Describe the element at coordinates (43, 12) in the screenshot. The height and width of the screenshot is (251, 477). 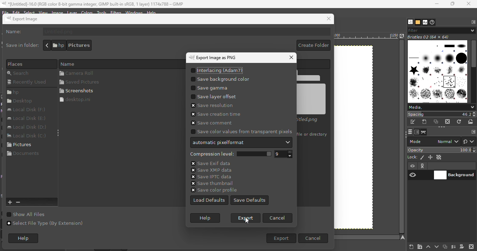
I see `View` at that location.